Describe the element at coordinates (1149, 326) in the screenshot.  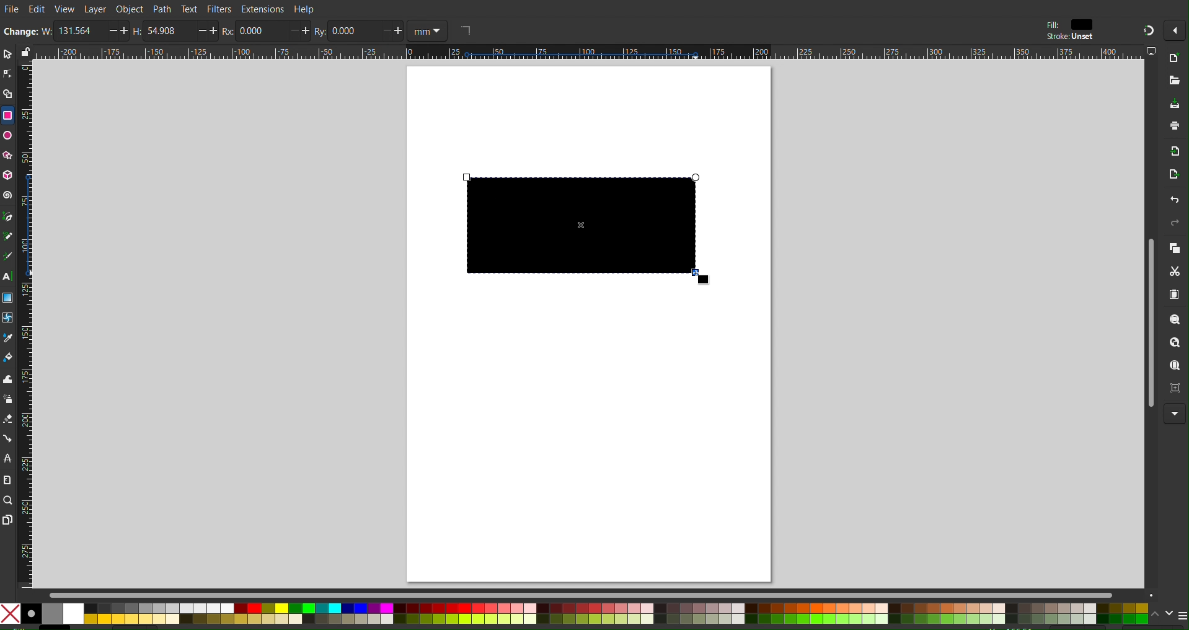
I see `Scrollbar` at that location.